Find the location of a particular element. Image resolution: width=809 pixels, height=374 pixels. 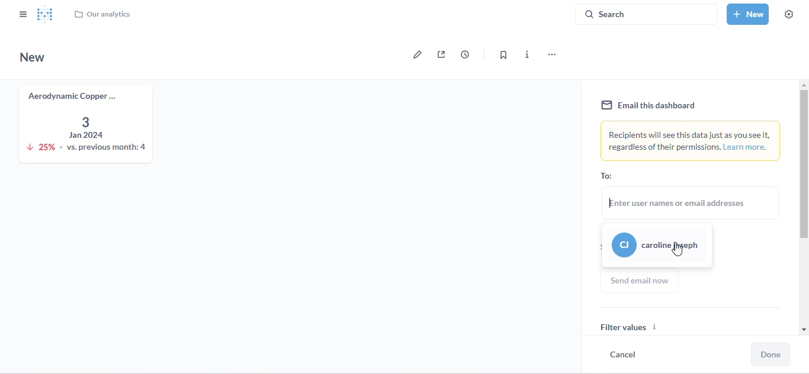

new is located at coordinates (33, 57).